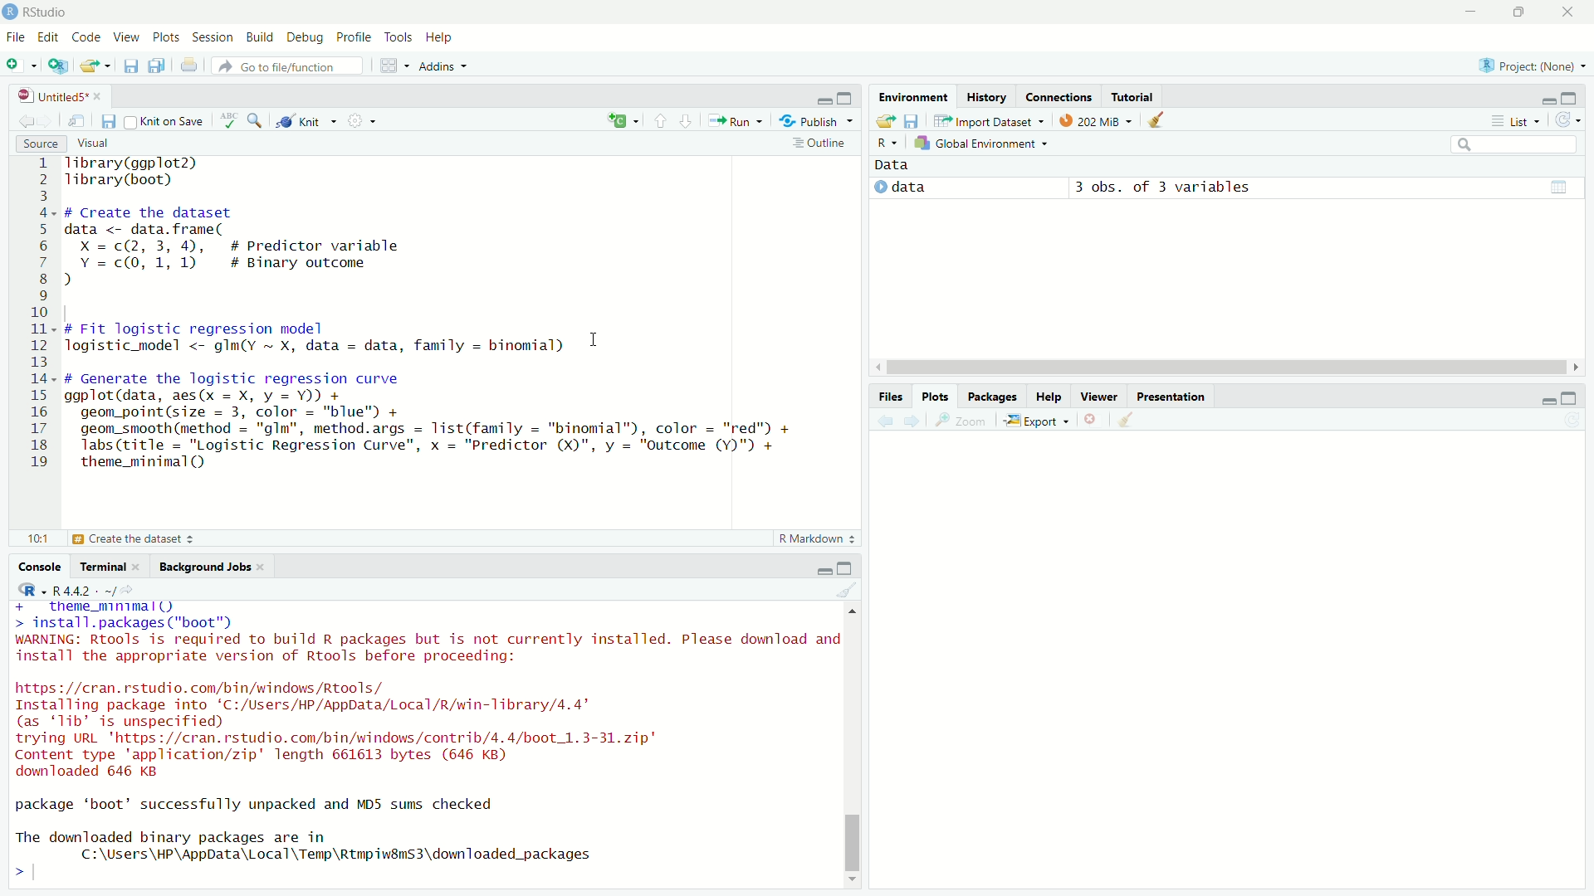 The image size is (1594, 896). What do you see at coordinates (48, 122) in the screenshot?
I see `Go forward to next source location` at bounding box center [48, 122].